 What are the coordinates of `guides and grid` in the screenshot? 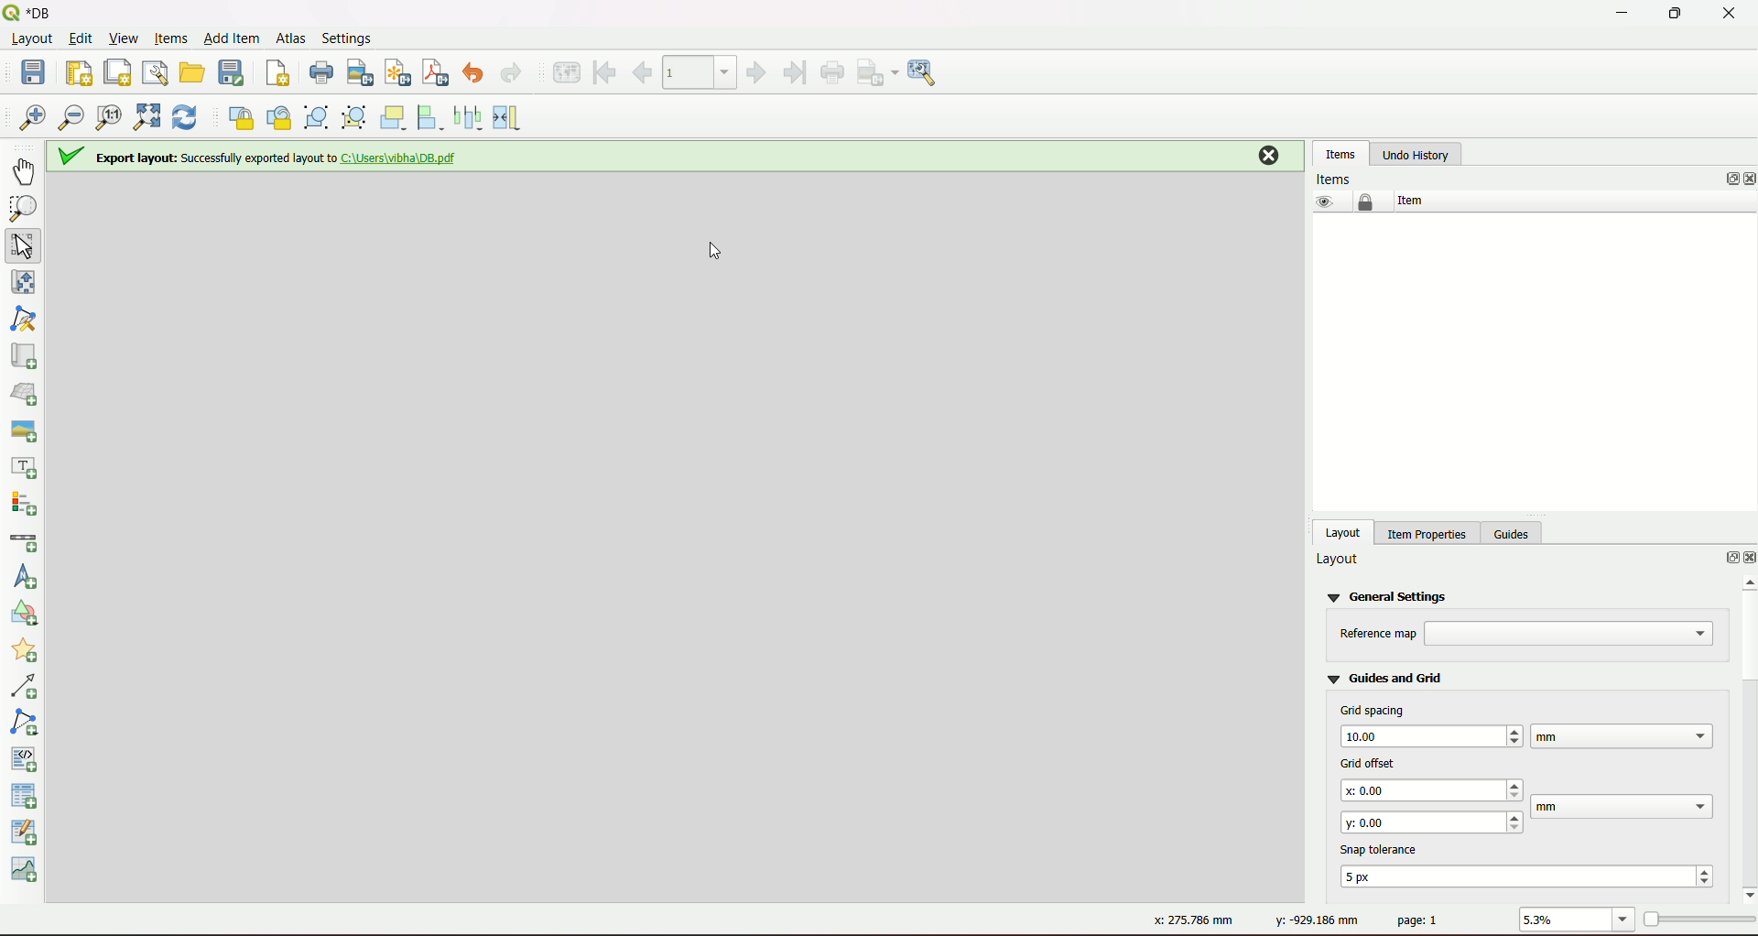 It's located at (1385, 677).